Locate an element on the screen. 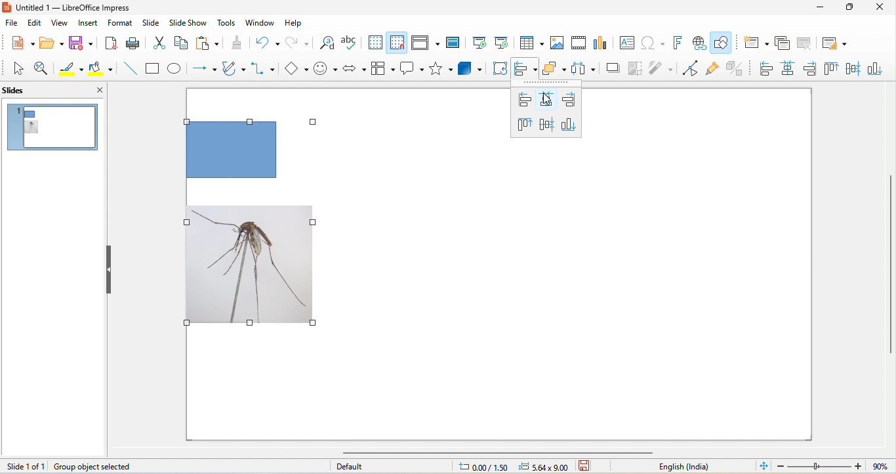 This screenshot has width=896, height=474. slides is located at coordinates (27, 91).